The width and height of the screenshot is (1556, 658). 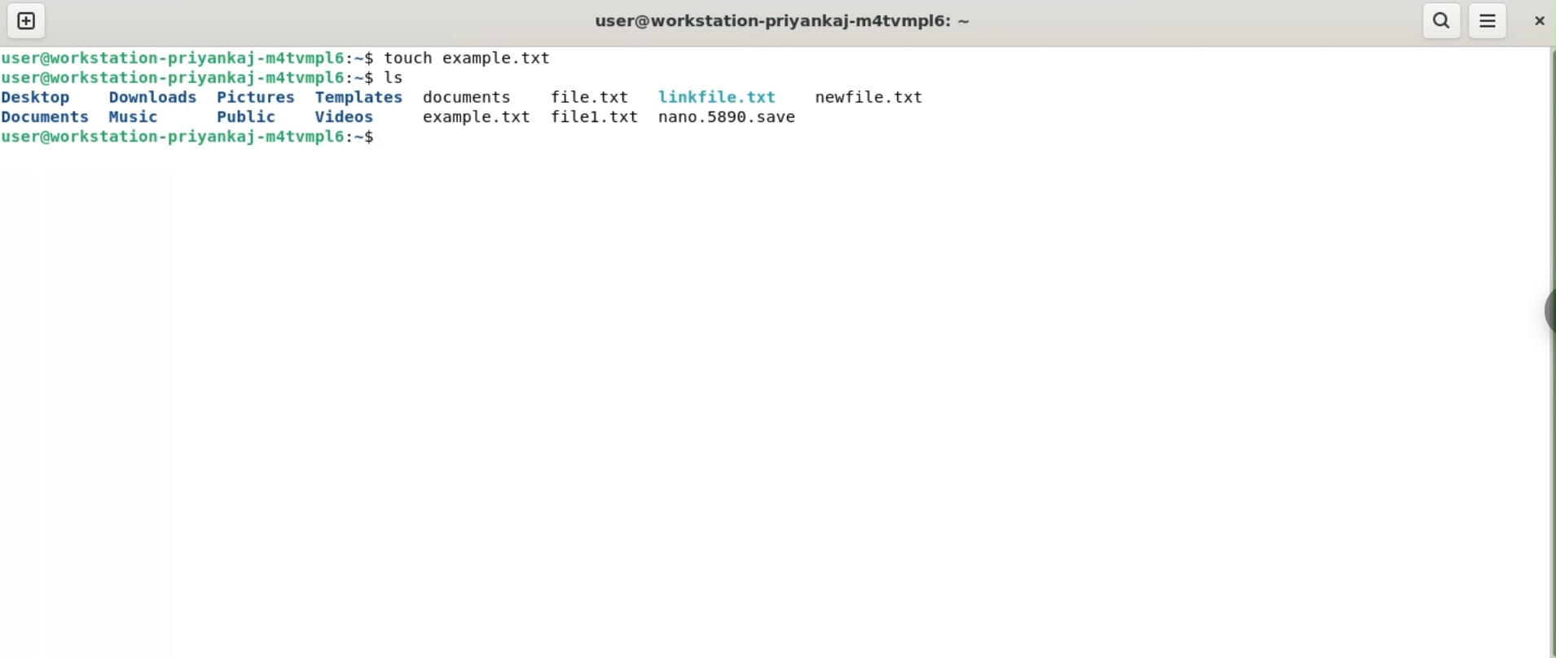 I want to click on nano, so click(x=729, y=118).